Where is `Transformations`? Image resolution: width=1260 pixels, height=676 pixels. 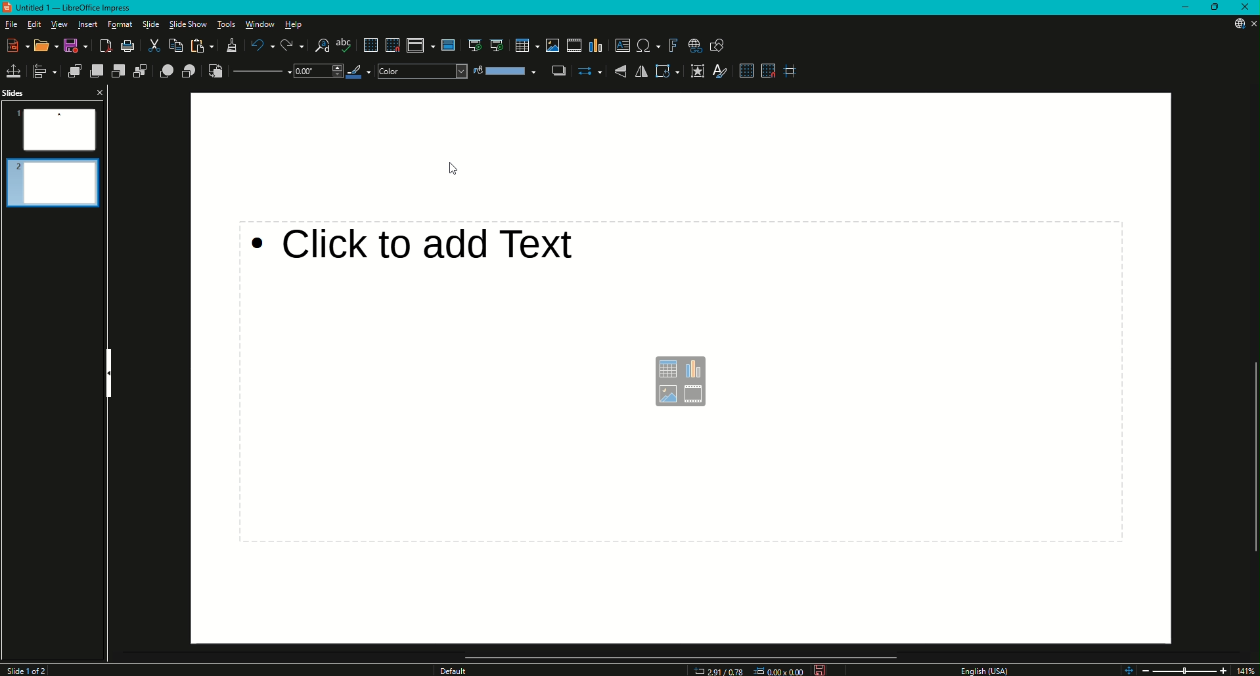
Transformations is located at coordinates (669, 72).